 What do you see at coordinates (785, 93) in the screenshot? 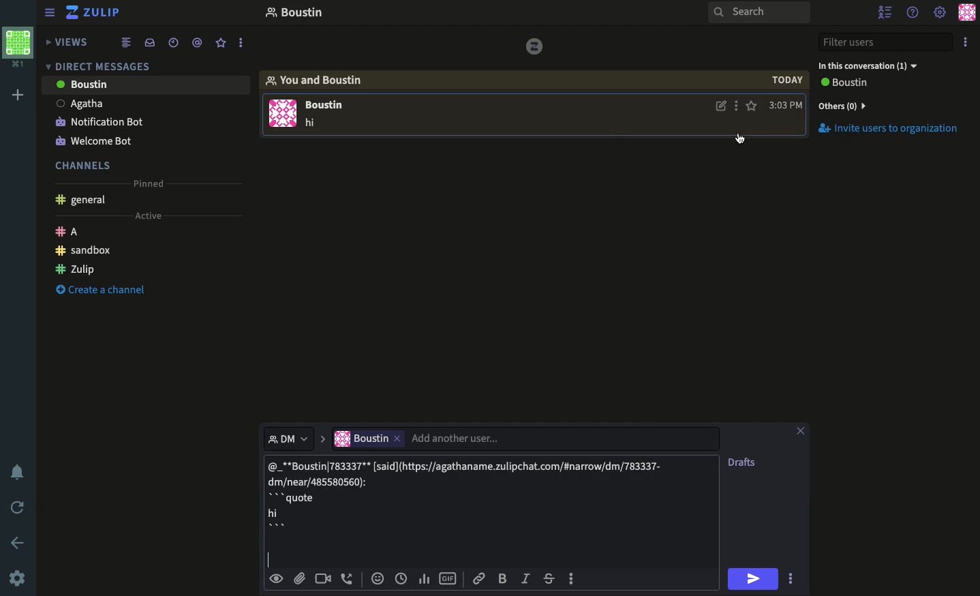
I see `Time` at bounding box center [785, 93].